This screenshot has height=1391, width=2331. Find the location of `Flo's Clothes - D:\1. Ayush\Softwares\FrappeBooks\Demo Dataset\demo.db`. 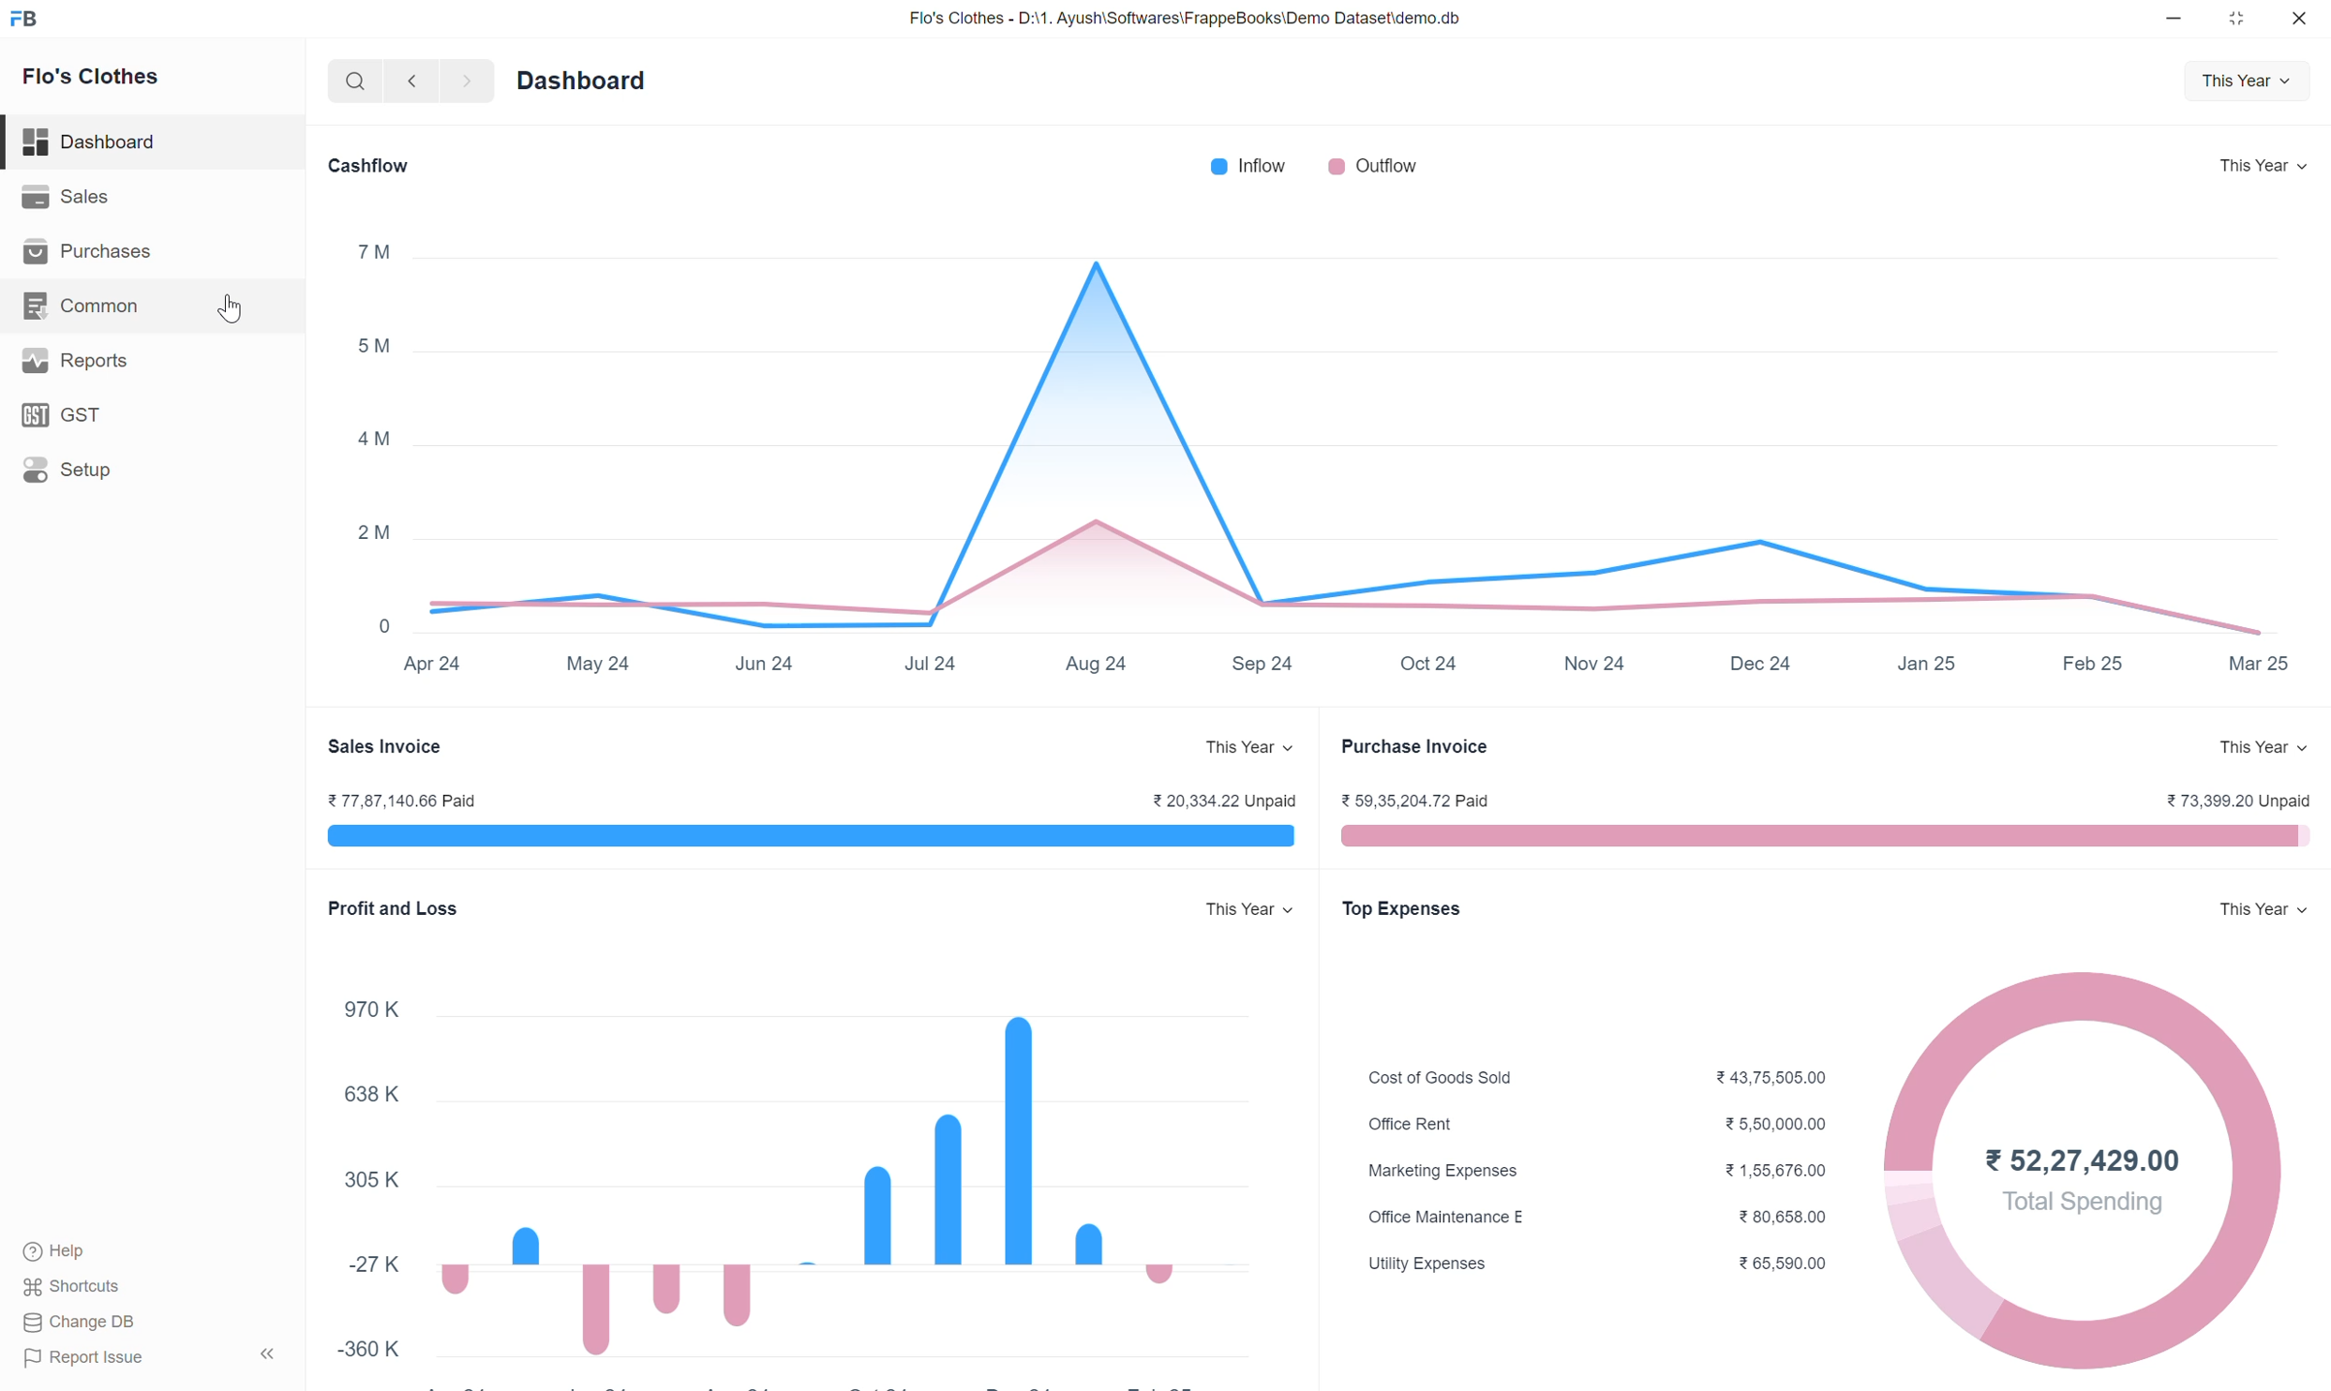

Flo's Clothes - D:\1. Ayush\Softwares\FrappeBooks\Demo Dataset\demo.db is located at coordinates (1192, 20).